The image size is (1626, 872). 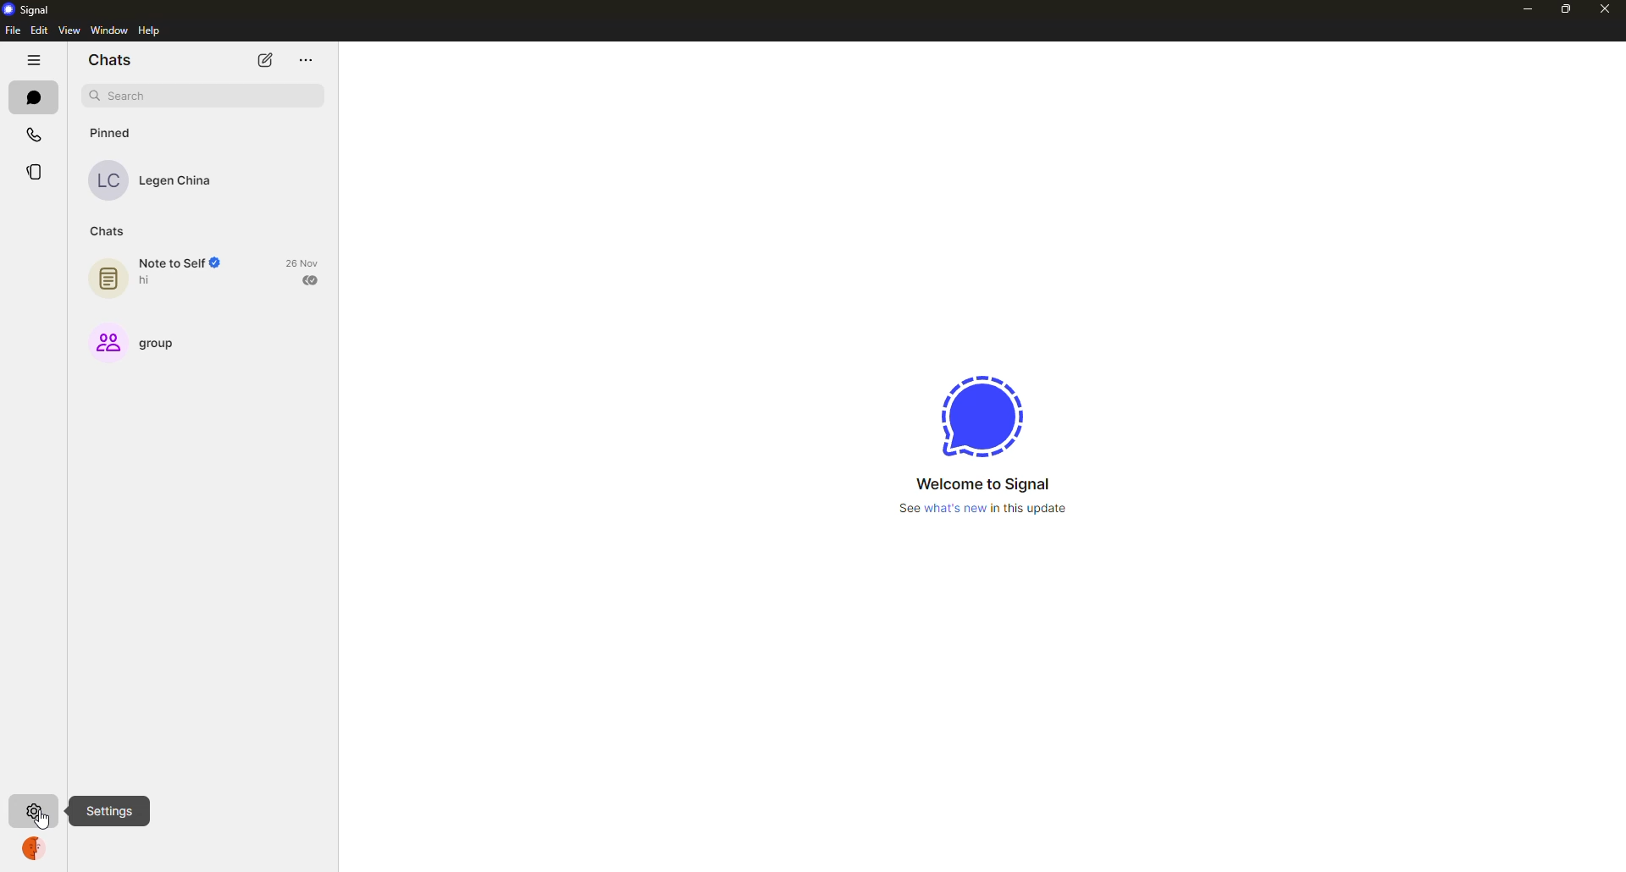 What do you see at coordinates (982, 415) in the screenshot?
I see `signal` at bounding box center [982, 415].